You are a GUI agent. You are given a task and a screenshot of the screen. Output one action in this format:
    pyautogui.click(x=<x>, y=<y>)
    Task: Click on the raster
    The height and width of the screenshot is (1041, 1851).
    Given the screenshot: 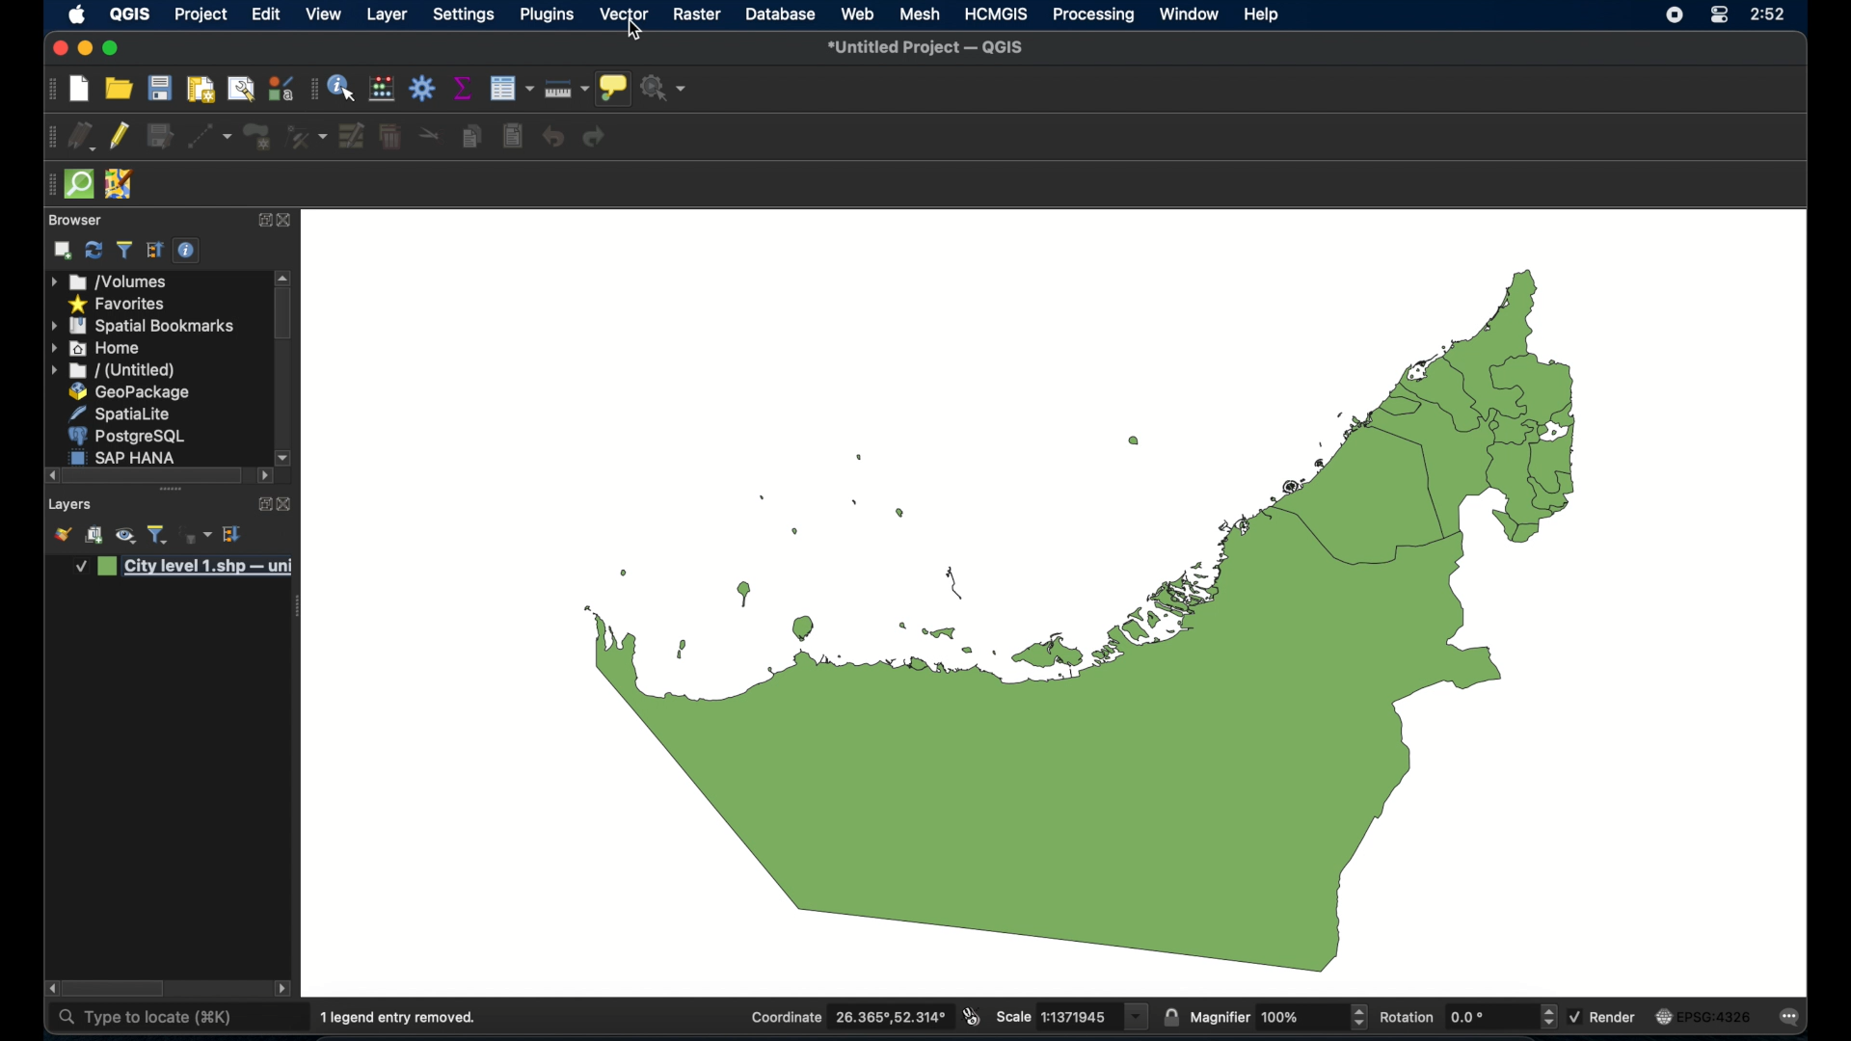 What is the action you would take?
    pyautogui.click(x=697, y=14)
    